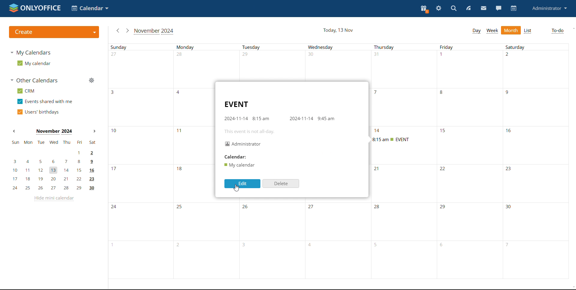 The image size is (576, 290). What do you see at coordinates (391, 139) in the screenshot?
I see `upcoming event` at bounding box center [391, 139].